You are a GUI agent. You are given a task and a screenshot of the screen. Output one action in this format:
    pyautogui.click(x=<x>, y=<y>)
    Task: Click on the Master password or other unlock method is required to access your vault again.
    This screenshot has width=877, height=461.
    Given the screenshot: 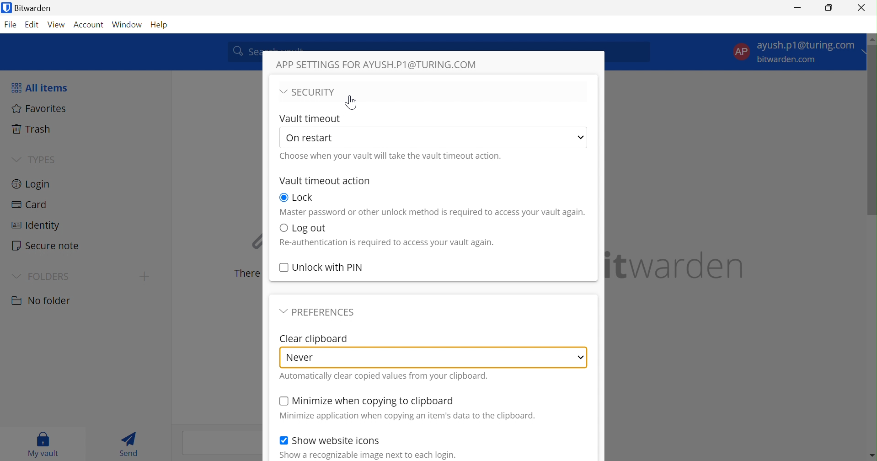 What is the action you would take?
    pyautogui.click(x=432, y=212)
    